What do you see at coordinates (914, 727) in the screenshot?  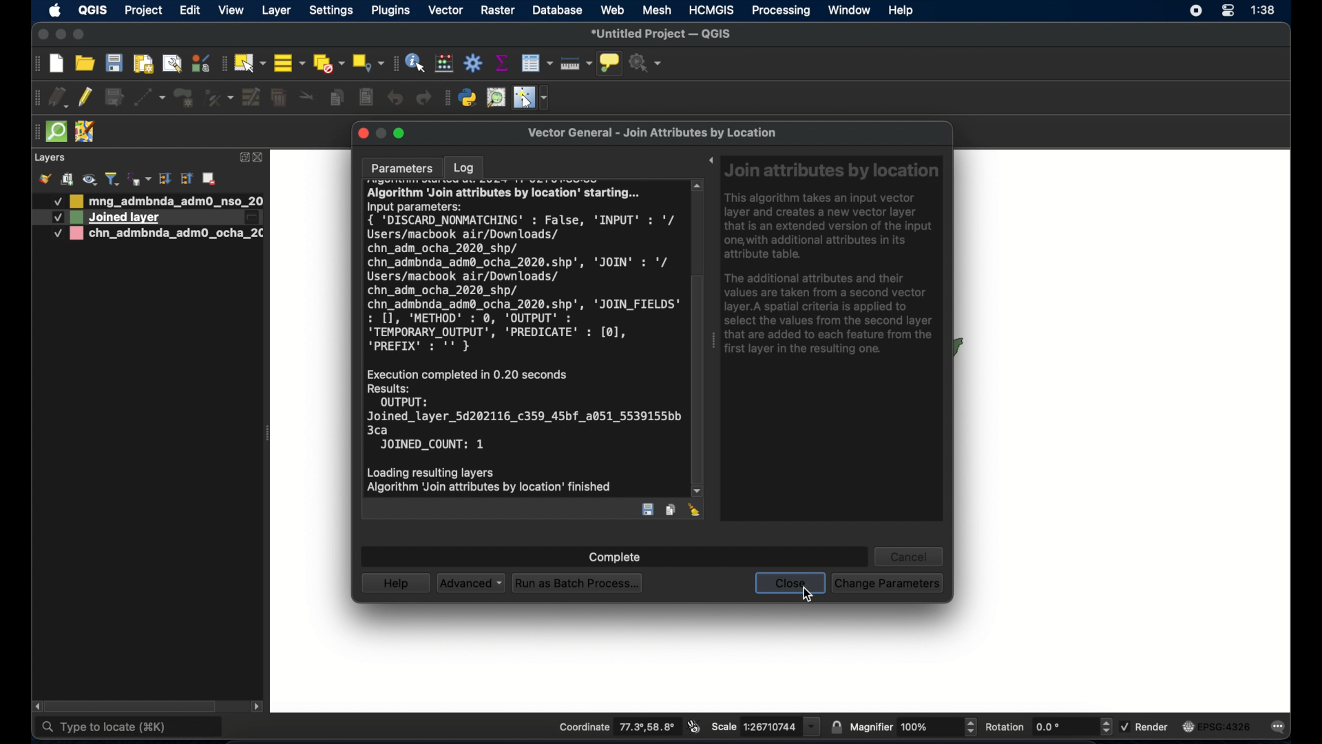 I see `magnifier` at bounding box center [914, 727].